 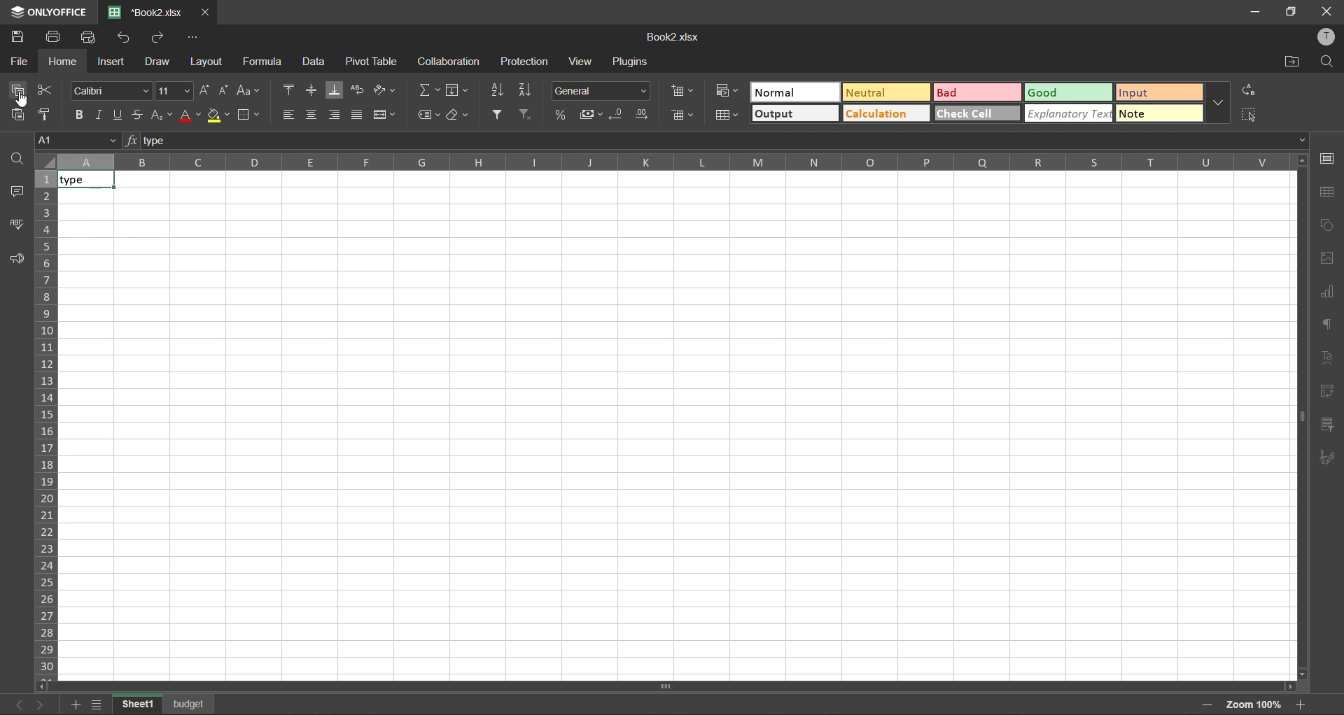 What do you see at coordinates (1326, 62) in the screenshot?
I see `find` at bounding box center [1326, 62].